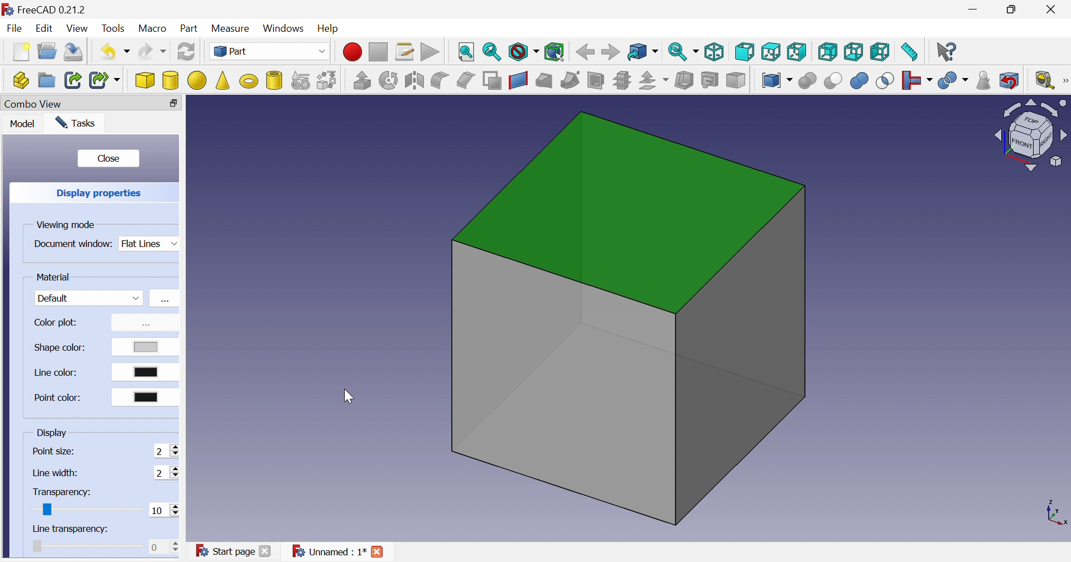  I want to click on Select color, so click(146, 372).